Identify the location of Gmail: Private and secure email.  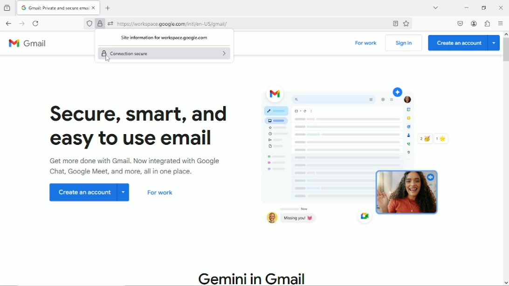
(54, 7).